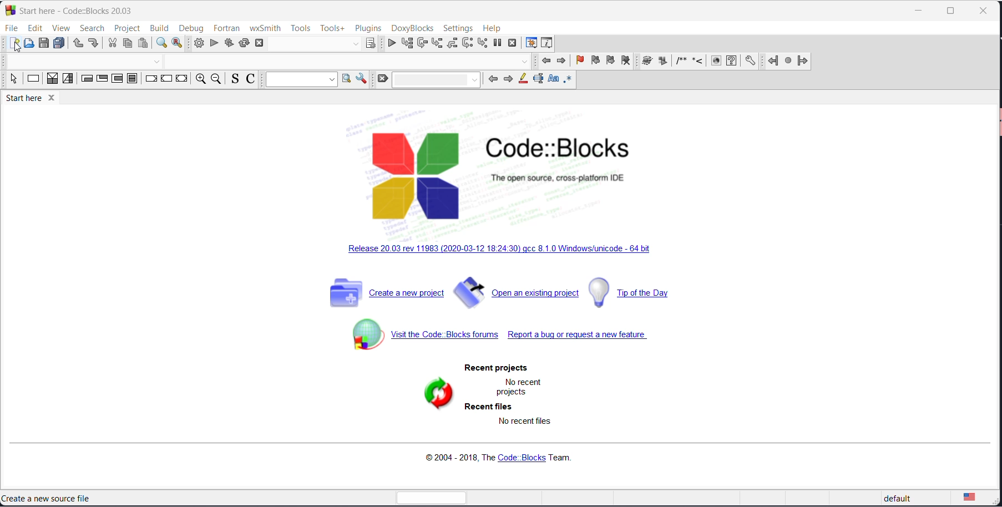 The height and width of the screenshot is (507, 1002). Describe the element at coordinates (682, 62) in the screenshot. I see `Insert comment block` at that location.